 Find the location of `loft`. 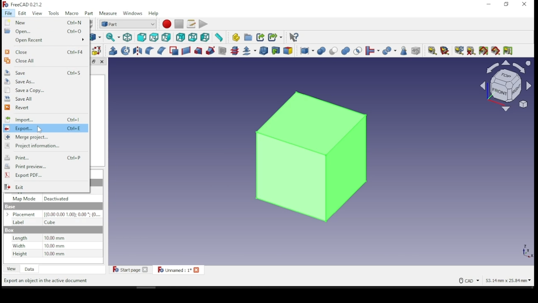

loft is located at coordinates (198, 51).